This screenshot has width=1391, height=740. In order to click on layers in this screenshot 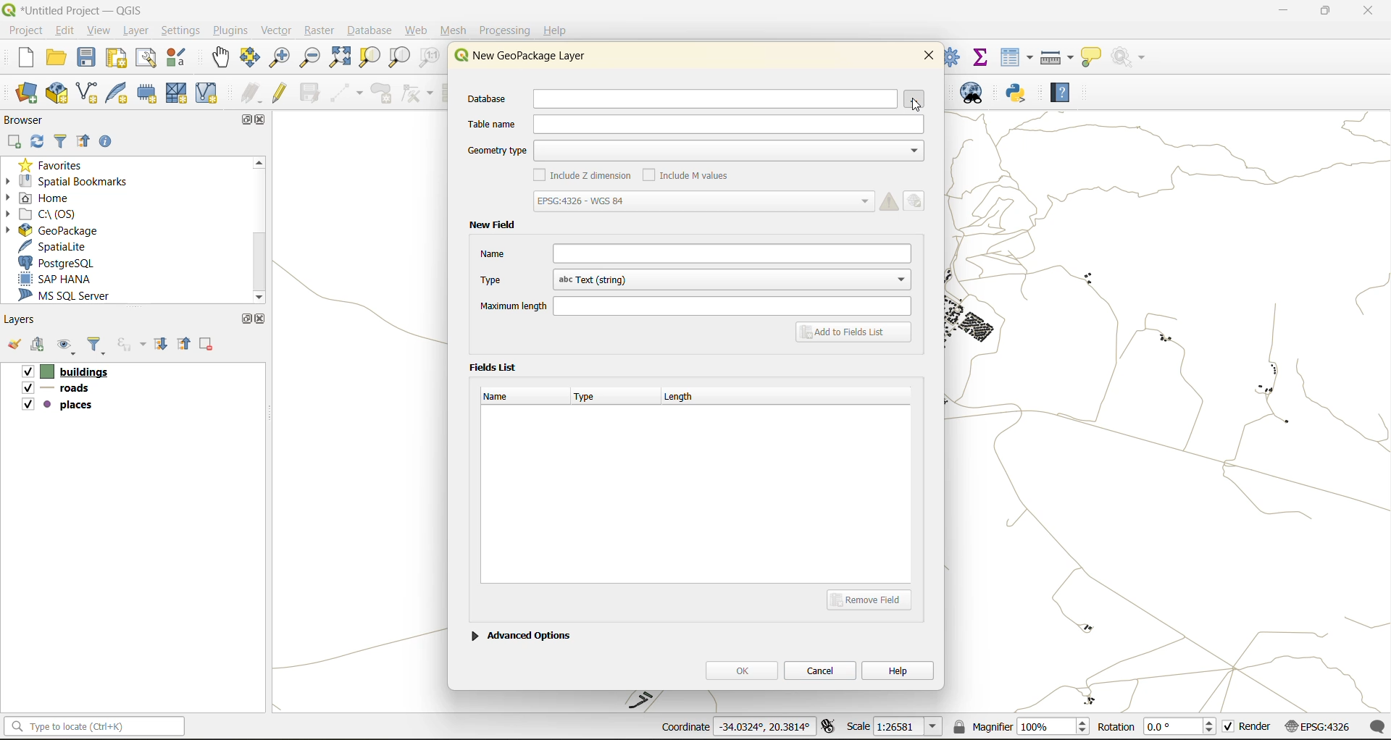, I will do `click(23, 320)`.